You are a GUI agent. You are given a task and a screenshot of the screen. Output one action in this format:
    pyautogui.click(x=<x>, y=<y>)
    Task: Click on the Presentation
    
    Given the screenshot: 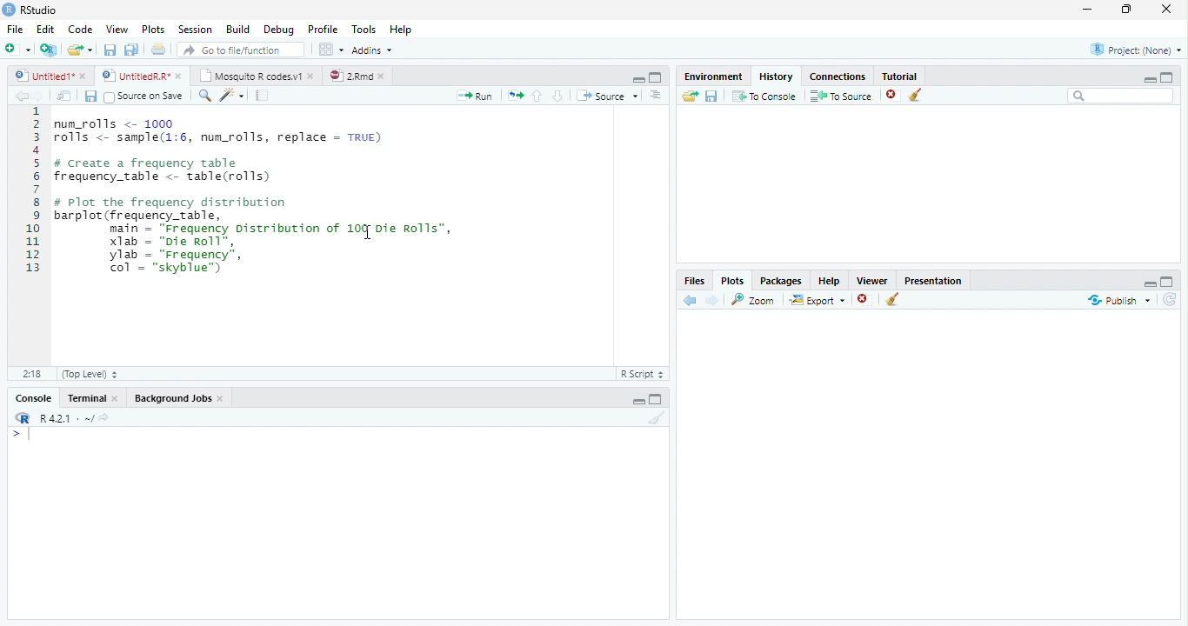 What is the action you would take?
    pyautogui.click(x=933, y=280)
    